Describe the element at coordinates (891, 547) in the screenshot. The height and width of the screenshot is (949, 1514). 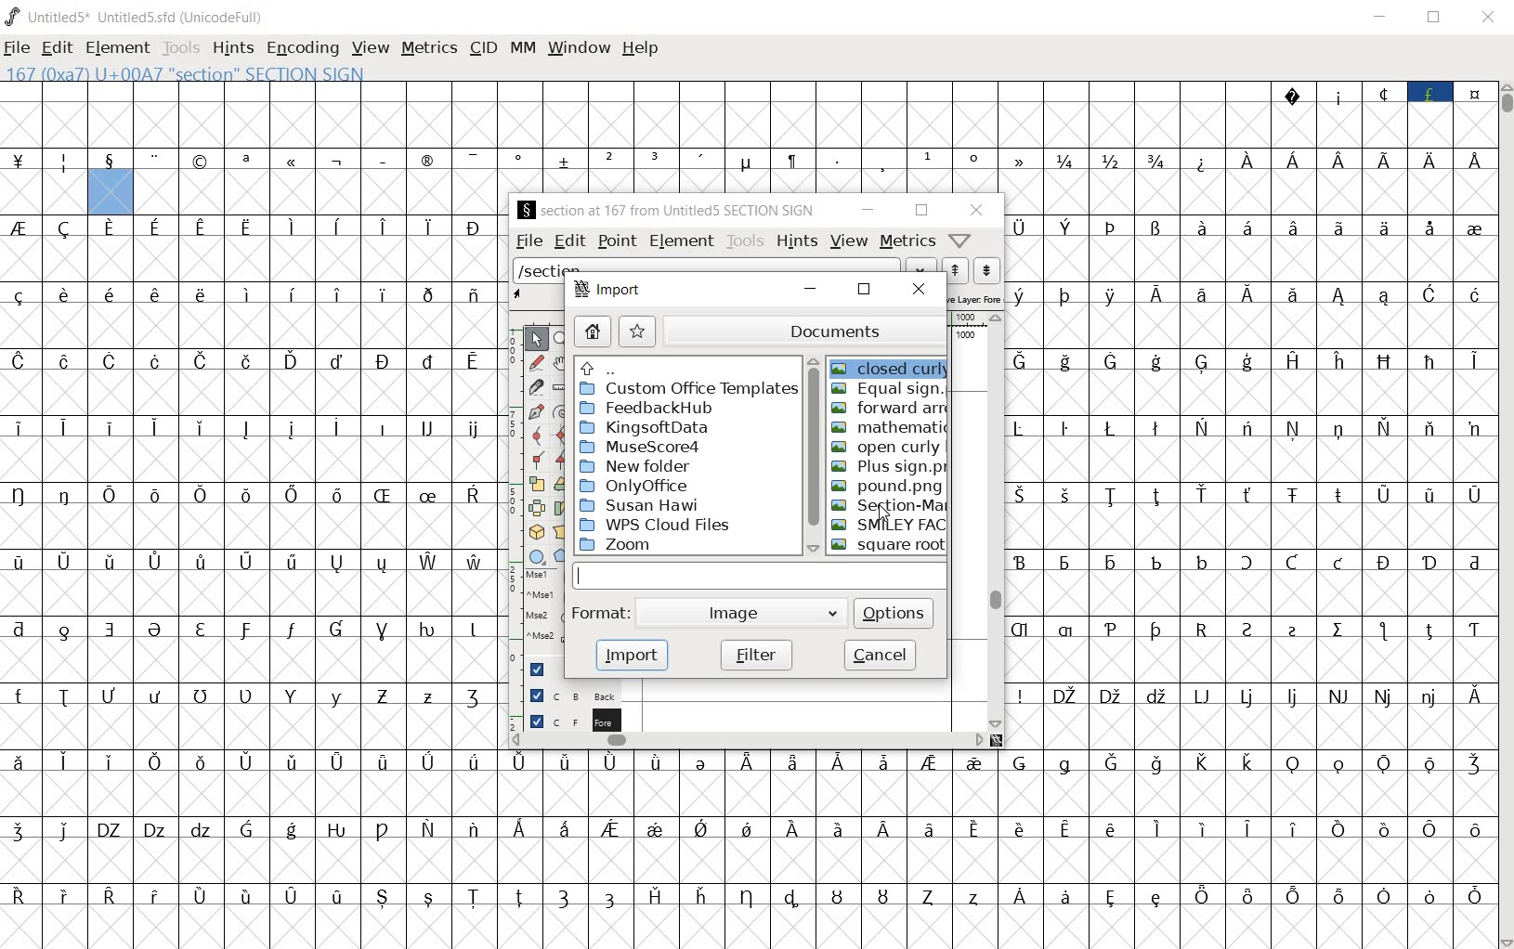
I see `SQUARE ROOT` at that location.